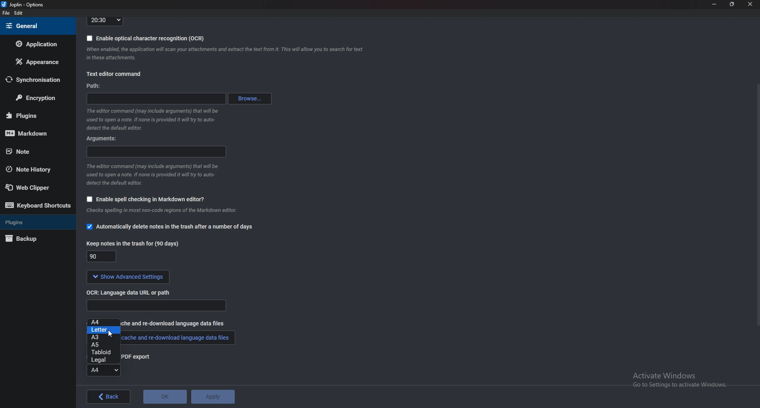 The height and width of the screenshot is (408, 760). I want to click on a4, so click(104, 371).